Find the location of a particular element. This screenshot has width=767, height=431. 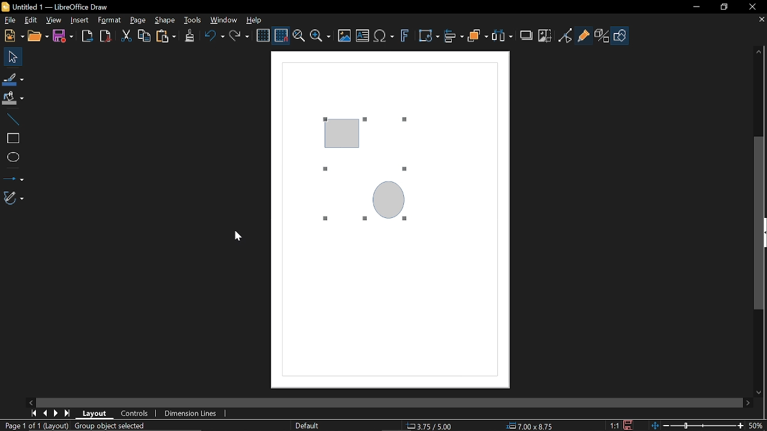

Restore down is located at coordinates (723, 7).